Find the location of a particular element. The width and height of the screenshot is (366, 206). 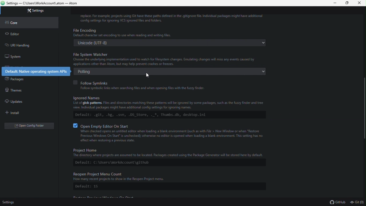

Polling is located at coordinates (171, 72).